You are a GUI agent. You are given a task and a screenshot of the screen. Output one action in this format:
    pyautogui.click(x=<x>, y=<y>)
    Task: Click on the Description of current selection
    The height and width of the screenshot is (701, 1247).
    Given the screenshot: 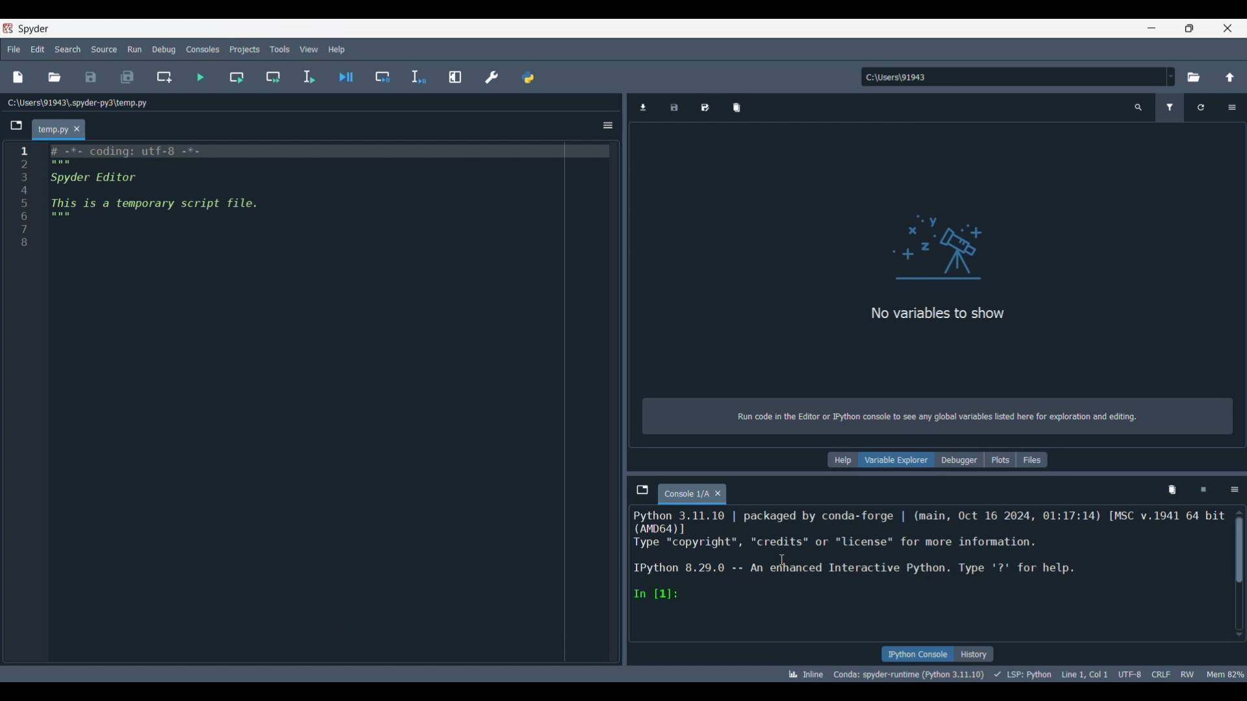 What is the action you would take?
    pyautogui.click(x=516, y=103)
    